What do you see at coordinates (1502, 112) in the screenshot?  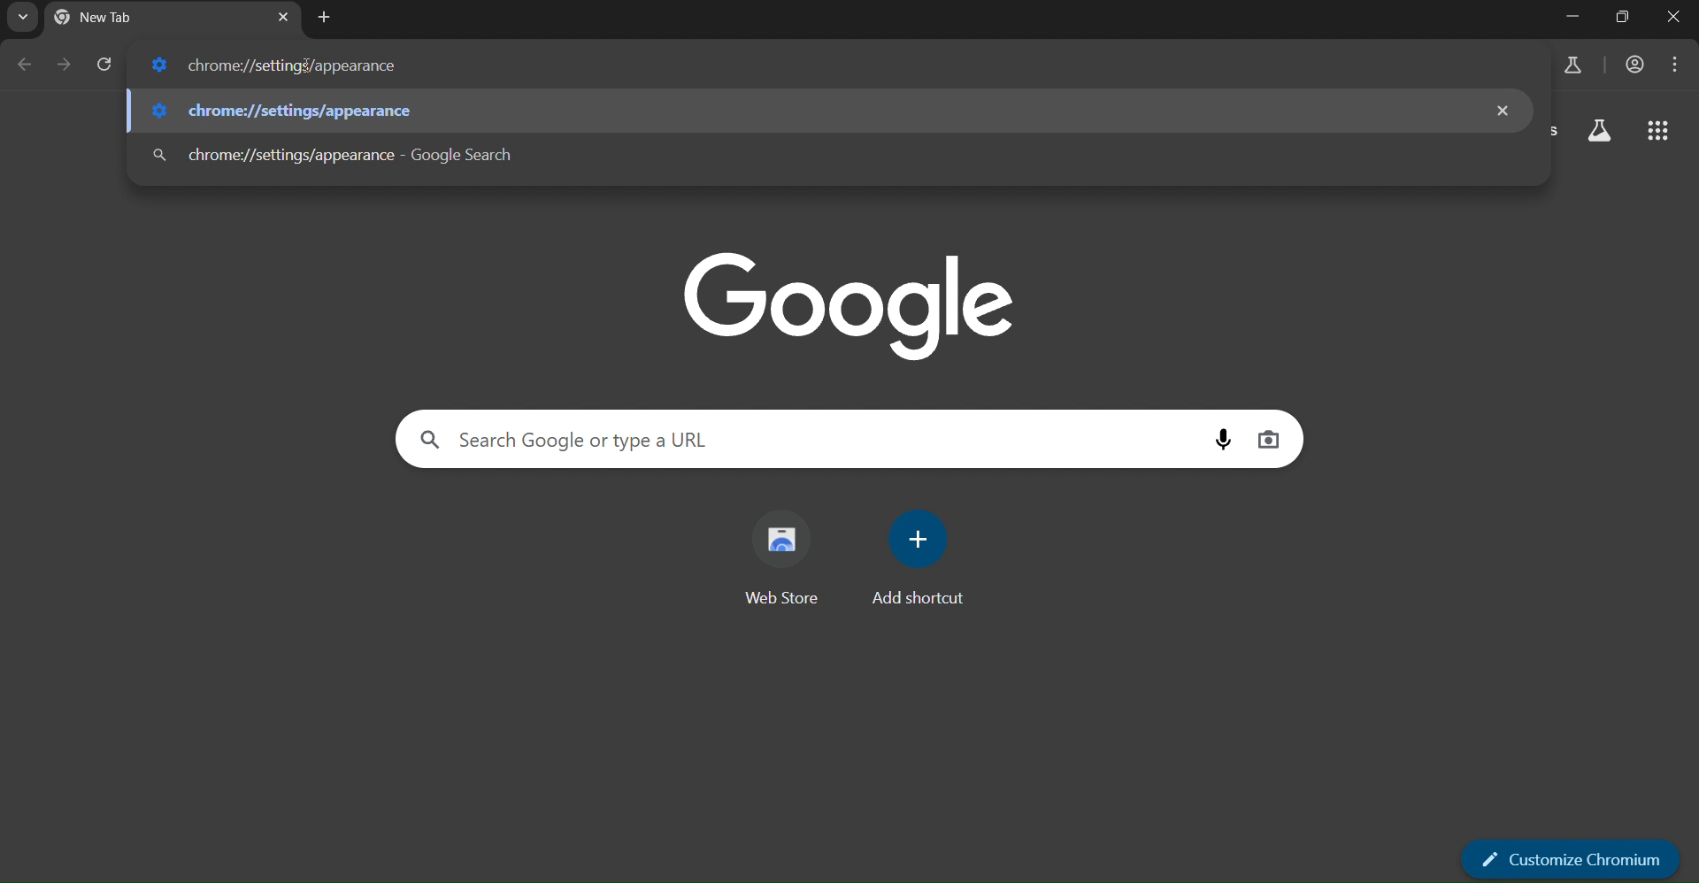 I see `remove` at bounding box center [1502, 112].